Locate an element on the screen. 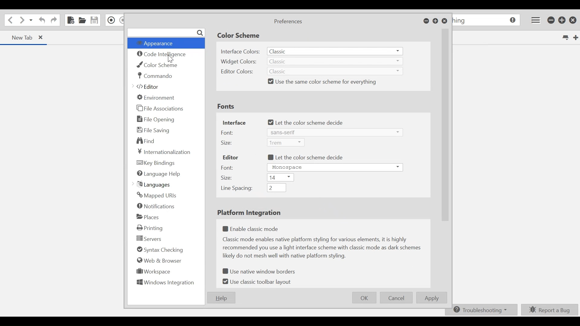 The height and width of the screenshot is (326, 580). maximize is located at coordinates (562, 21).